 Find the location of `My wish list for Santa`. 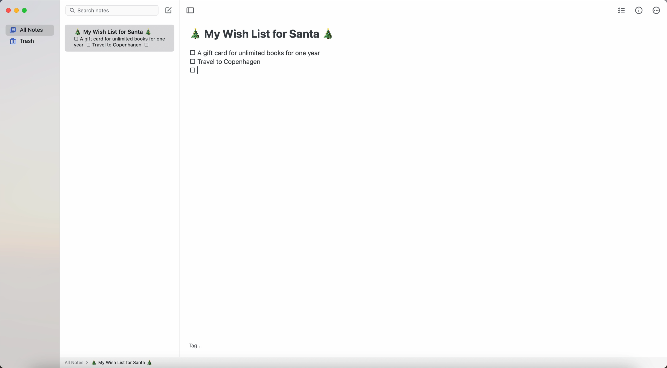

My wish list for Santa is located at coordinates (113, 32).